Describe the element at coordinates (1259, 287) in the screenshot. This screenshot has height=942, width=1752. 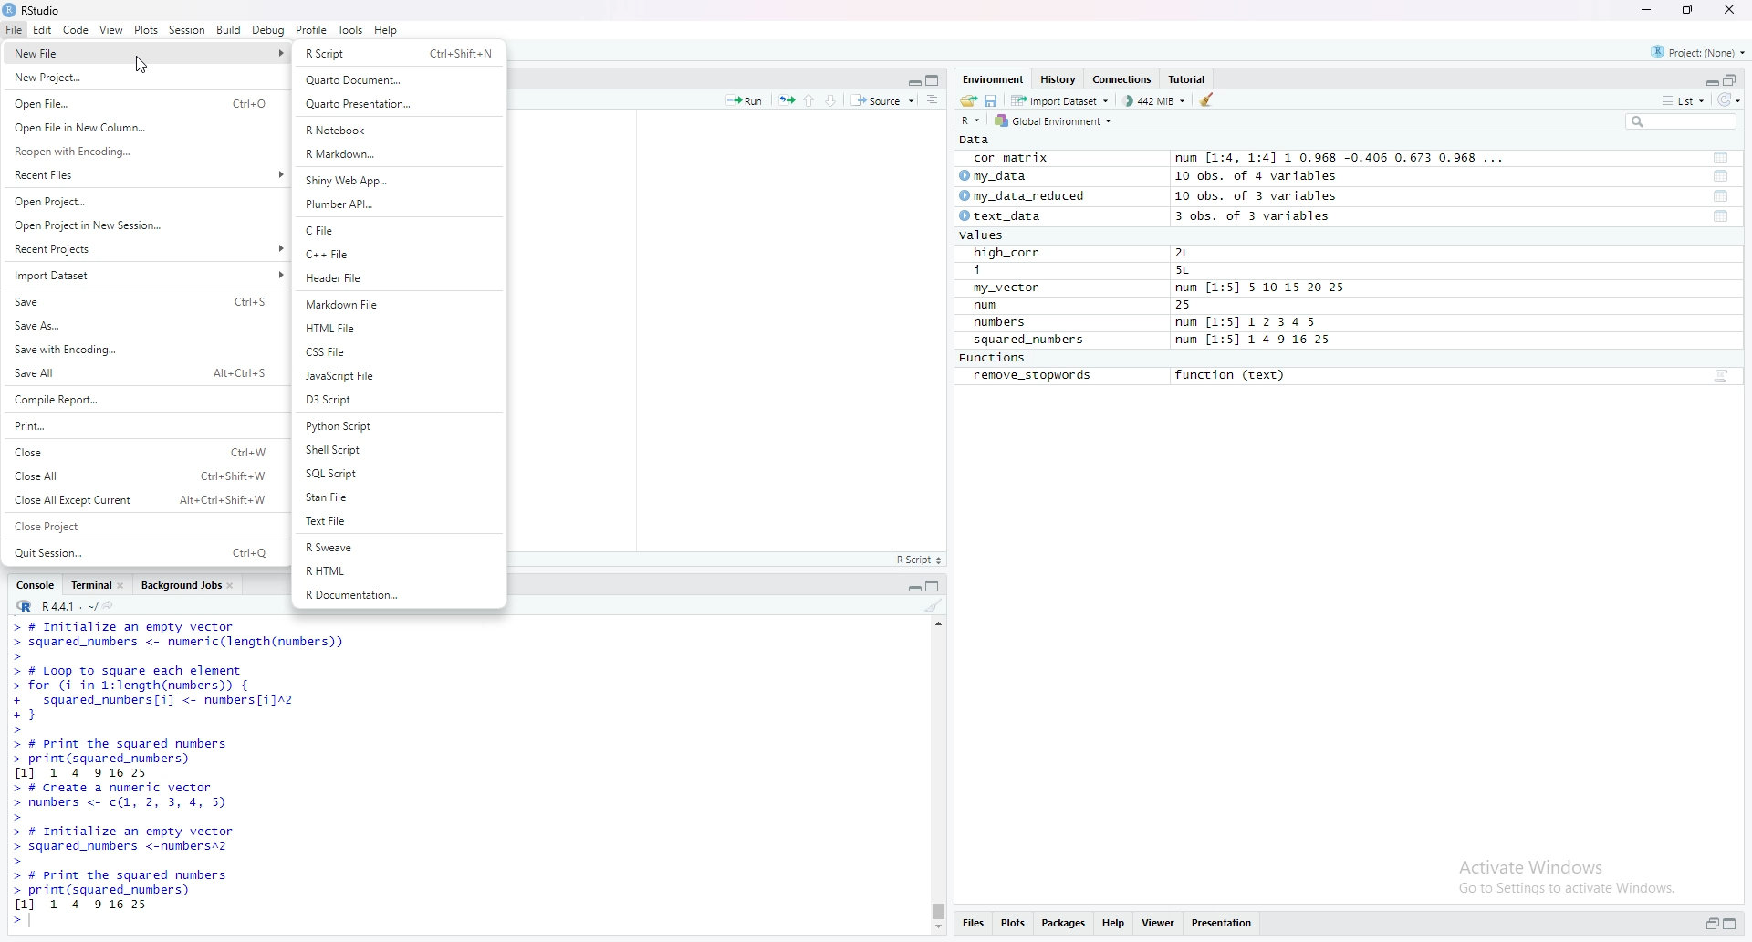
I see `num [1:5] 5 10 15 20 25` at that location.